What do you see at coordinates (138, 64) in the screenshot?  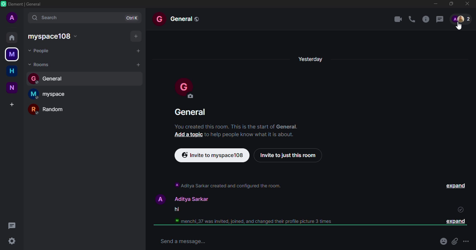 I see `add` at bounding box center [138, 64].